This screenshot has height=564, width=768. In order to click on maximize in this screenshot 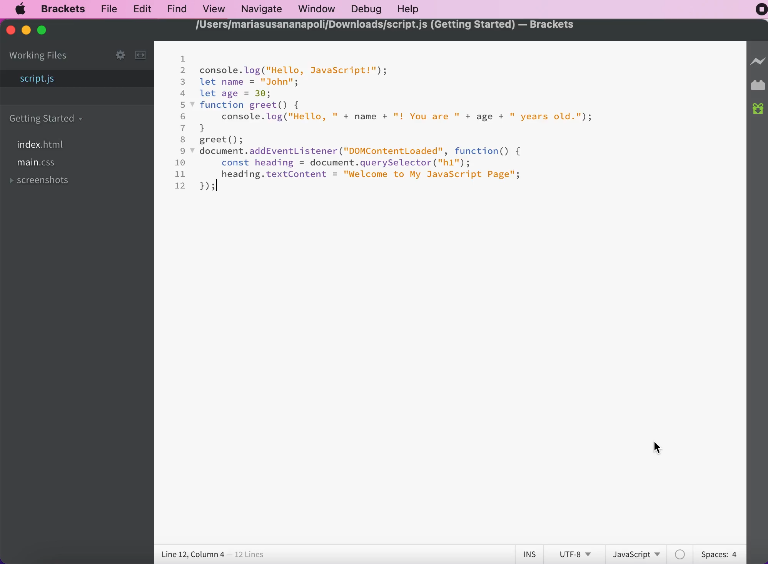, I will do `click(47, 31)`.